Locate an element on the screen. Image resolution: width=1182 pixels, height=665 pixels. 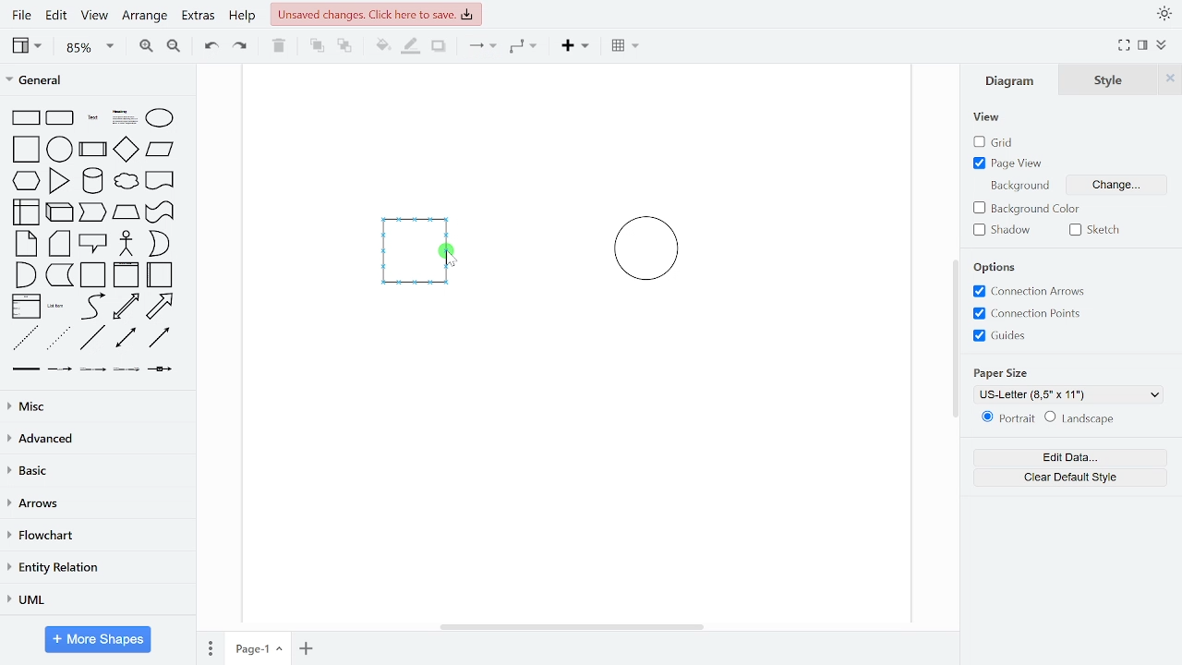
diagram is located at coordinates (1014, 79).